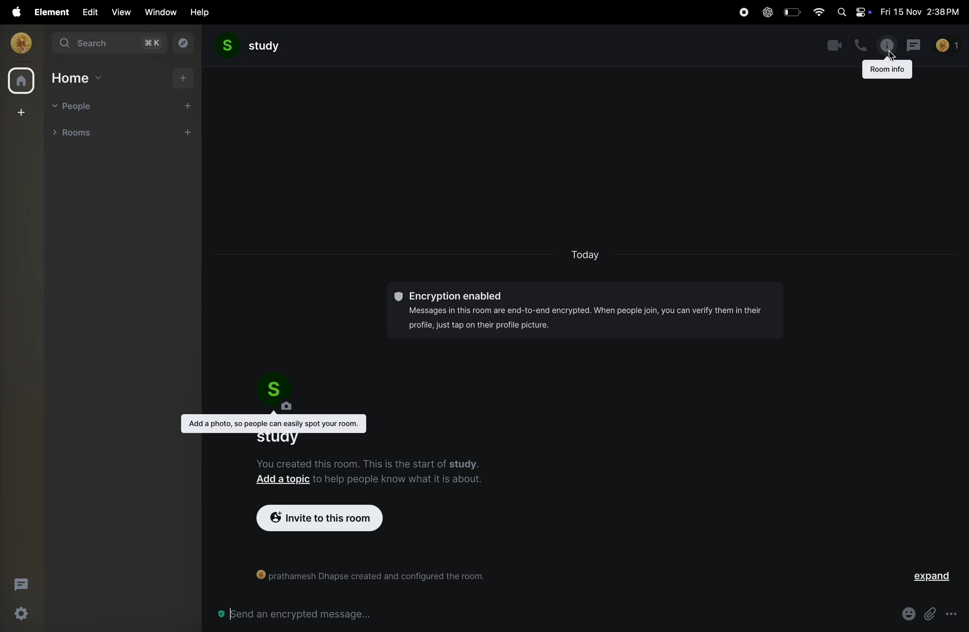 This screenshot has height=632, width=969. What do you see at coordinates (13, 12) in the screenshot?
I see `apple menu` at bounding box center [13, 12].